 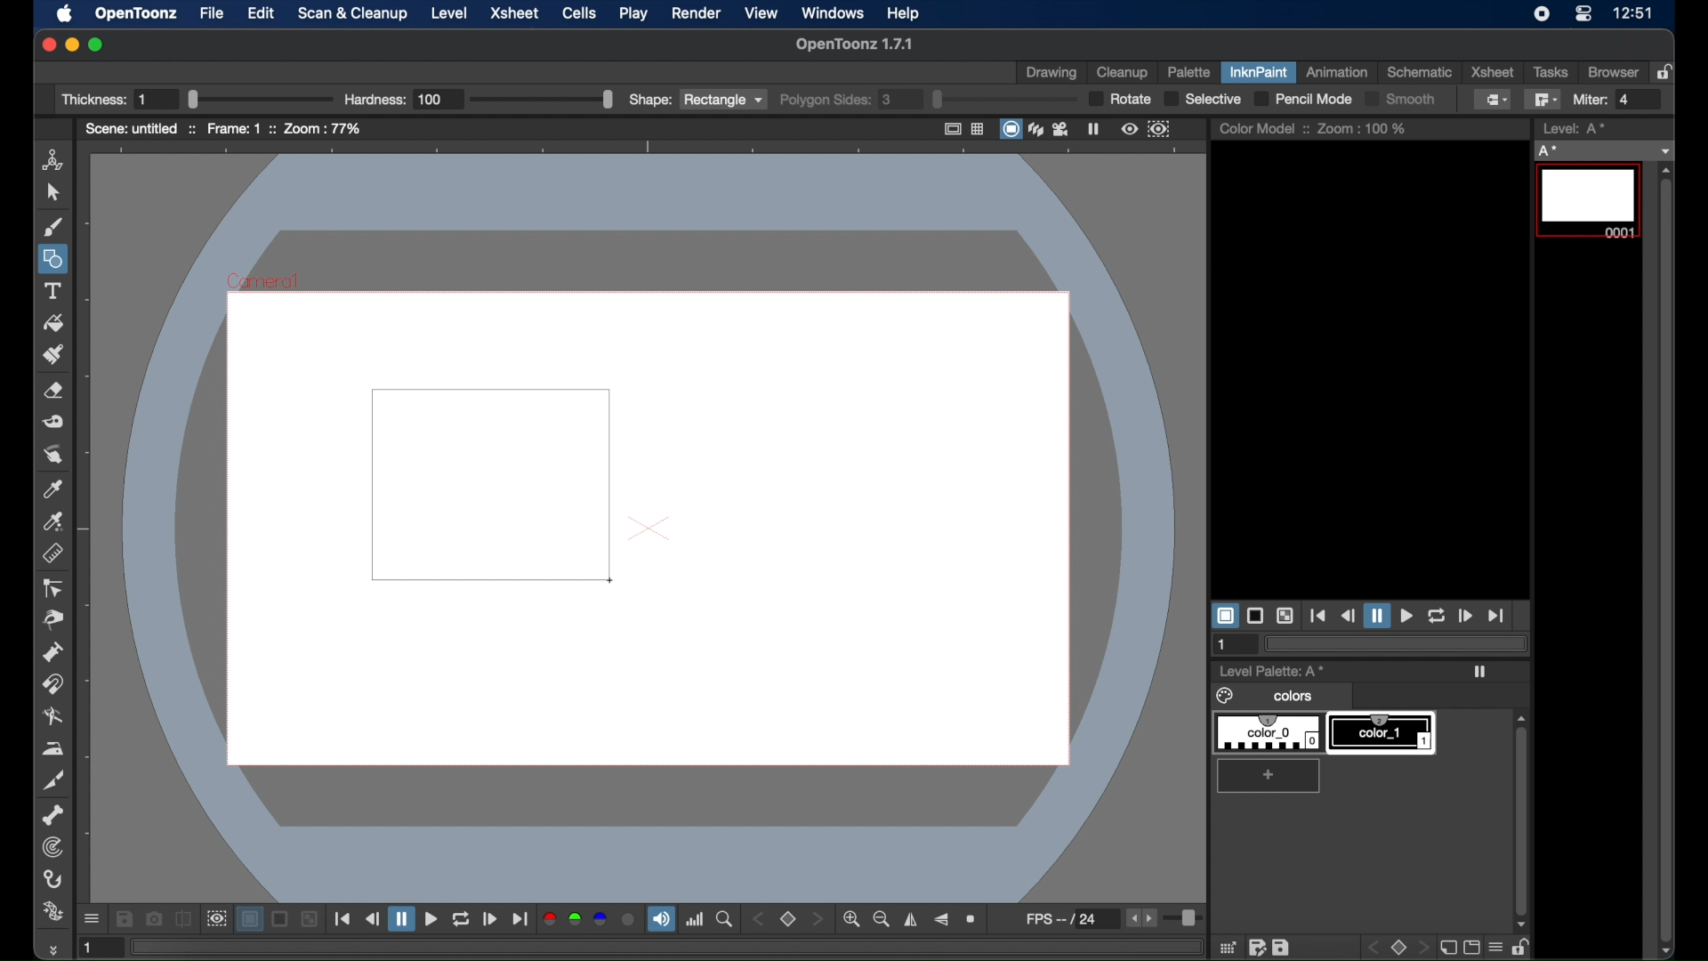 I want to click on iron tool, so click(x=53, y=749).